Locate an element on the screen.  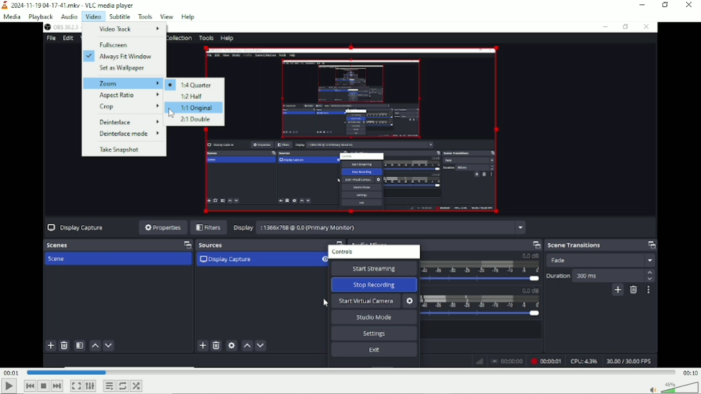
Random is located at coordinates (137, 385).